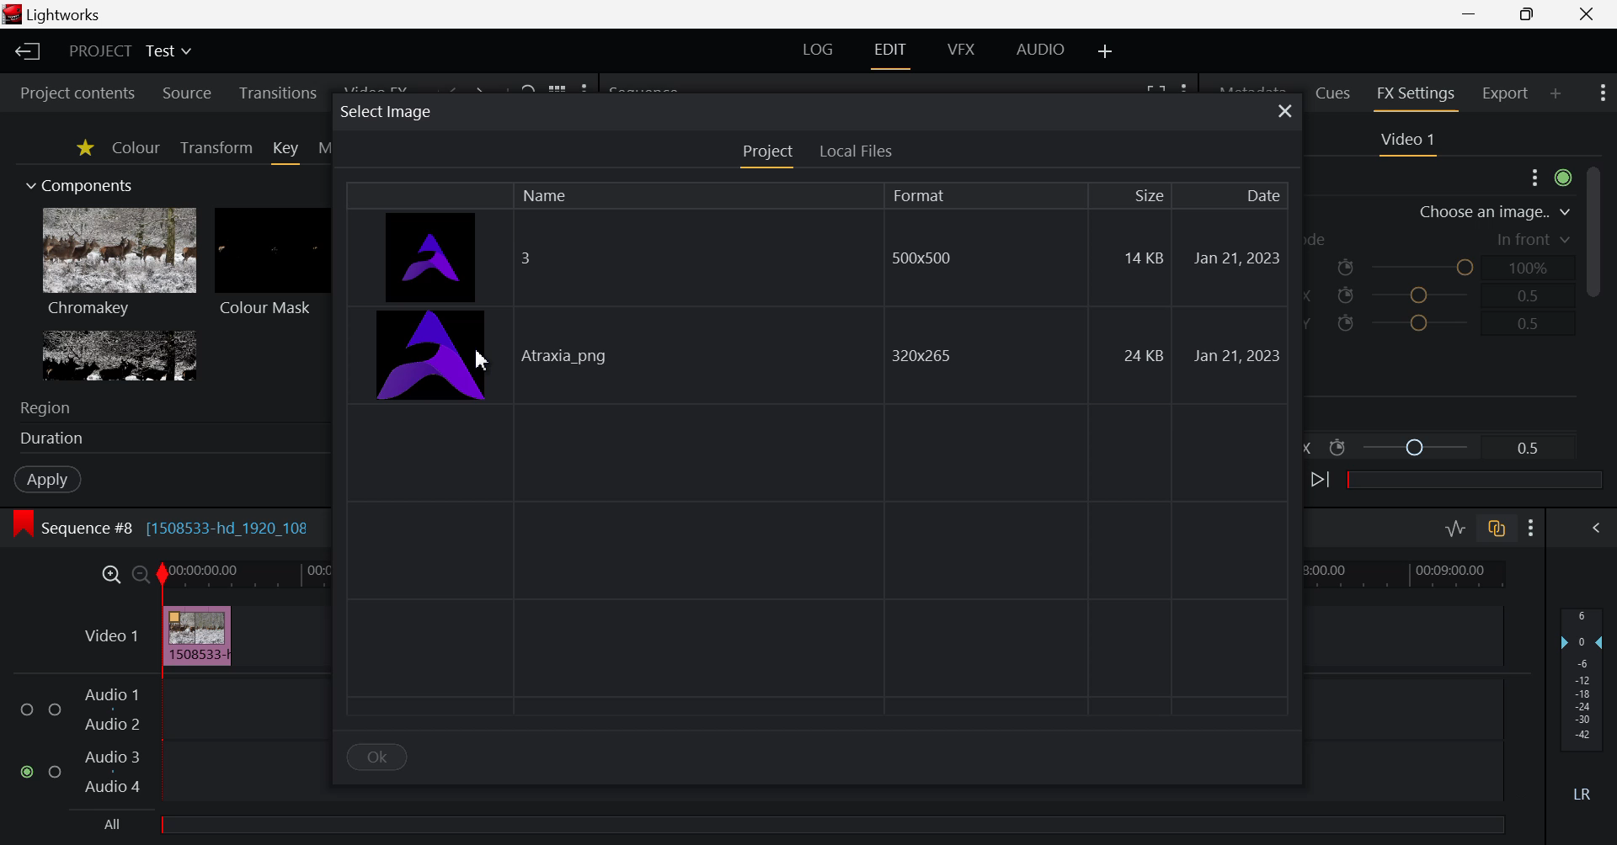 The height and width of the screenshot is (845, 1617). What do you see at coordinates (1415, 445) in the screenshot?
I see `Position X` at bounding box center [1415, 445].